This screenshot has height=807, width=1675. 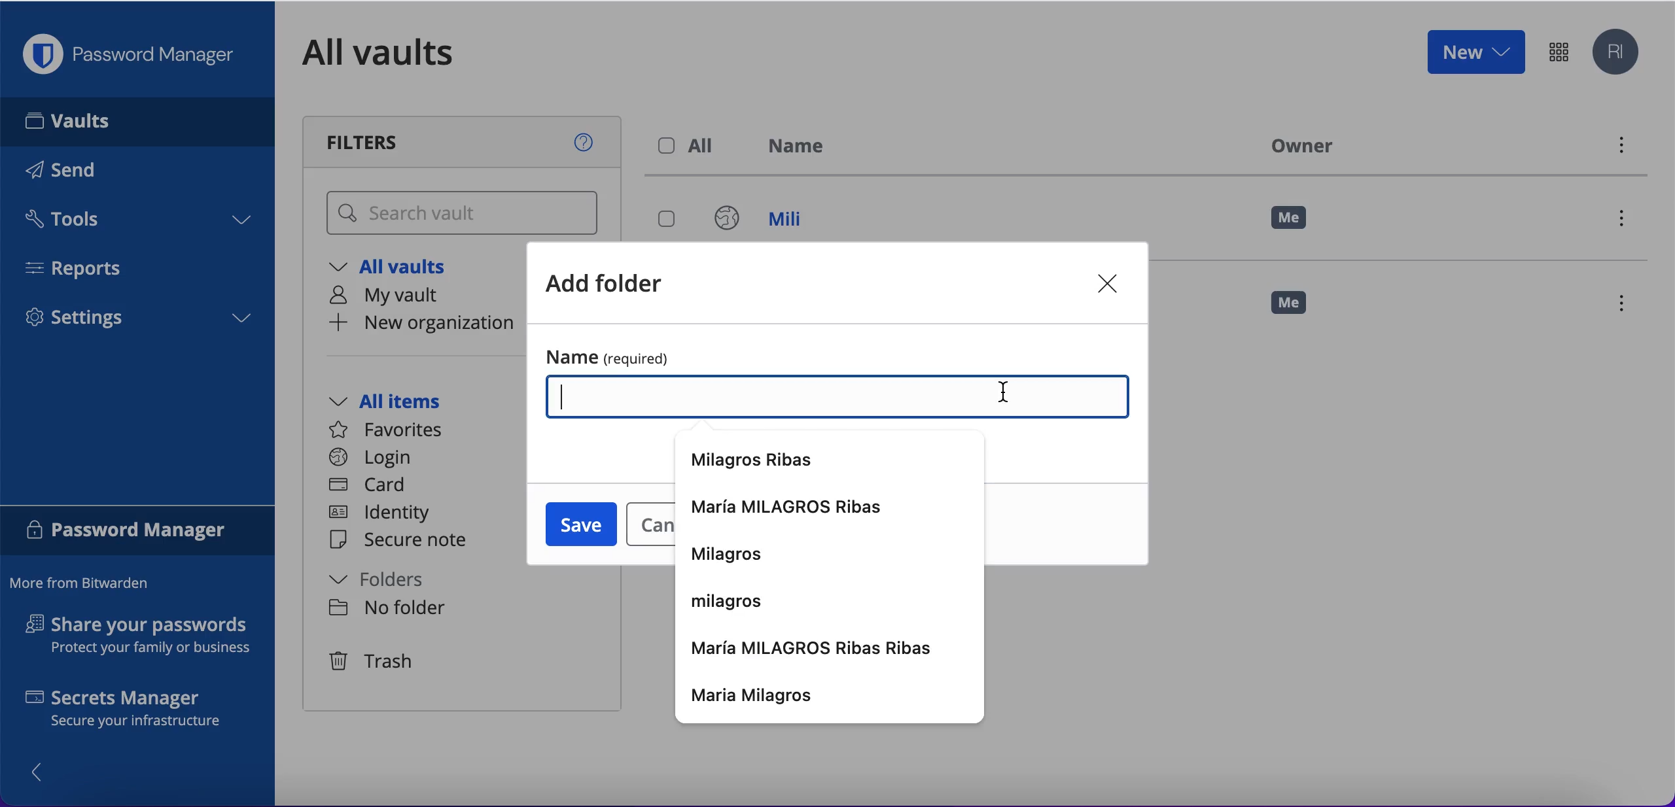 What do you see at coordinates (1111, 285) in the screenshot?
I see `close` at bounding box center [1111, 285].